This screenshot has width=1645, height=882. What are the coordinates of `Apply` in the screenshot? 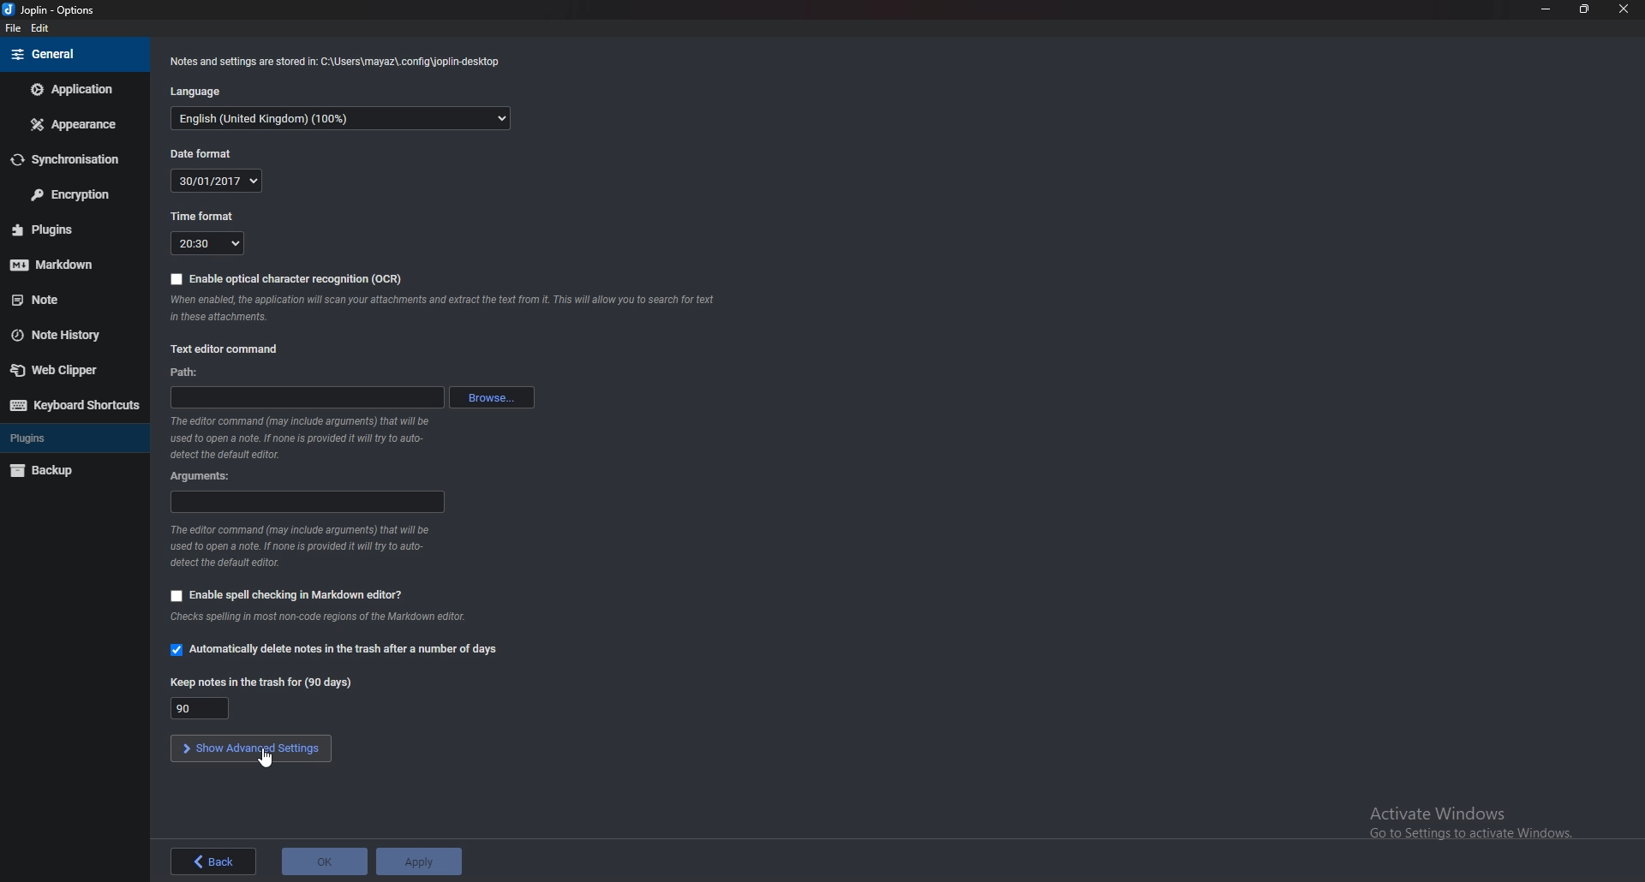 It's located at (422, 860).